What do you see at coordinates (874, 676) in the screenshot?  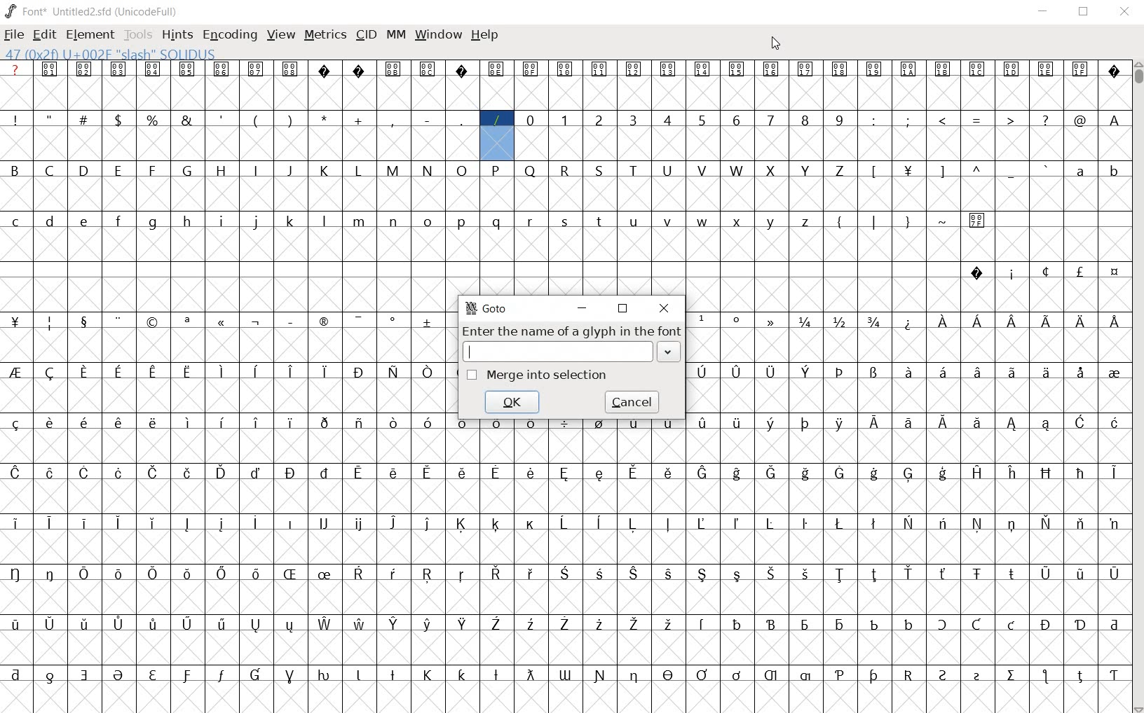 I see `glyph` at bounding box center [874, 676].